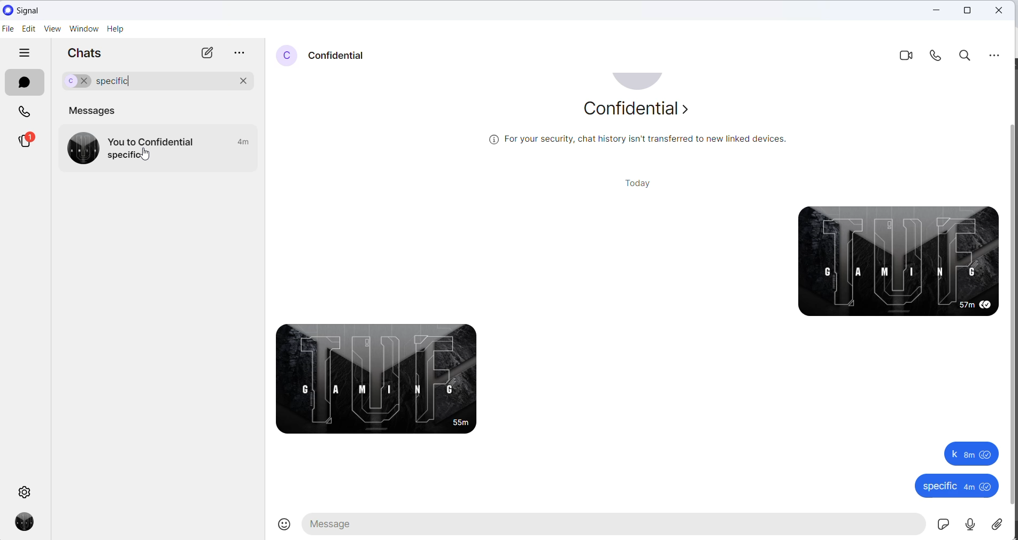 This screenshot has width=1018, height=540. Describe the element at coordinates (947, 485) in the screenshot. I see `specific` at that location.